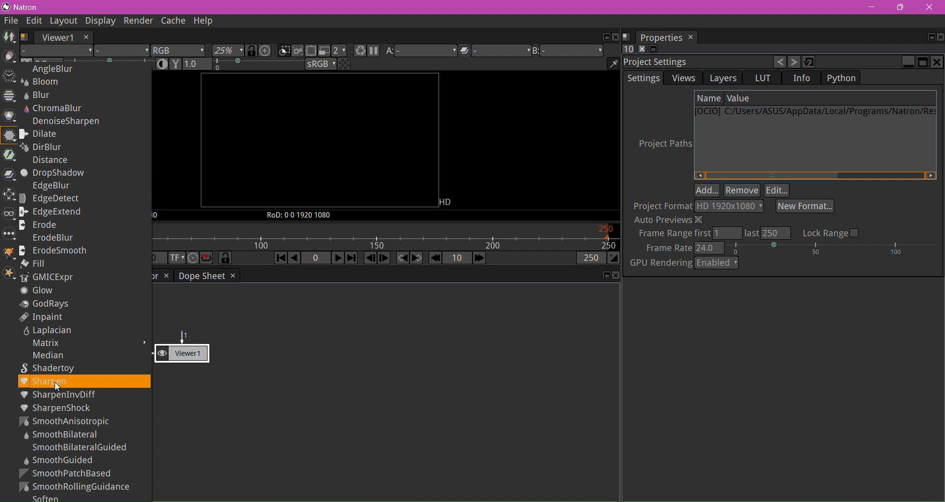 This screenshot has width=945, height=502. Describe the element at coordinates (8, 156) in the screenshot. I see `Keyer` at that location.